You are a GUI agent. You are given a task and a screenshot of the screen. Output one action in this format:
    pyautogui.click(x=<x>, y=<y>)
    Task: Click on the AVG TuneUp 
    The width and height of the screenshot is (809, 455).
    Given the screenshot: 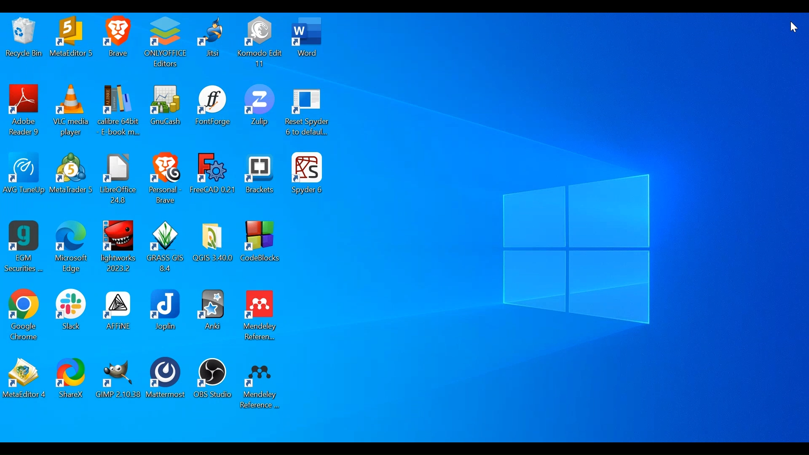 What is the action you would take?
    pyautogui.click(x=23, y=177)
    